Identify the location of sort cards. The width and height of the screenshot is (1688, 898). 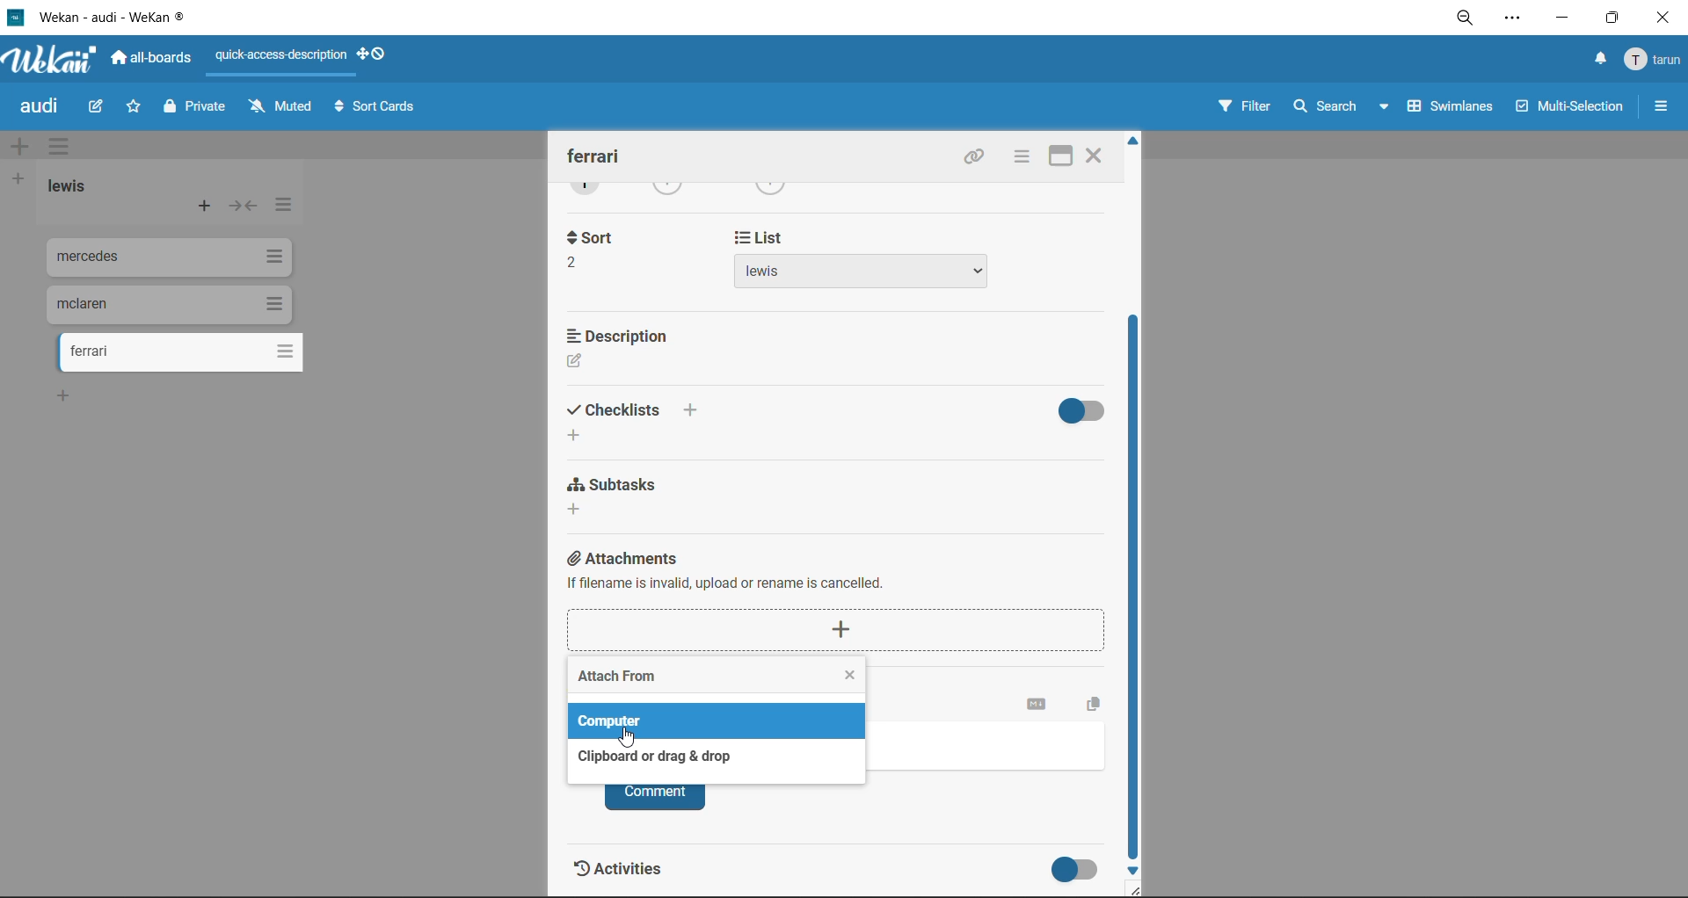
(375, 110).